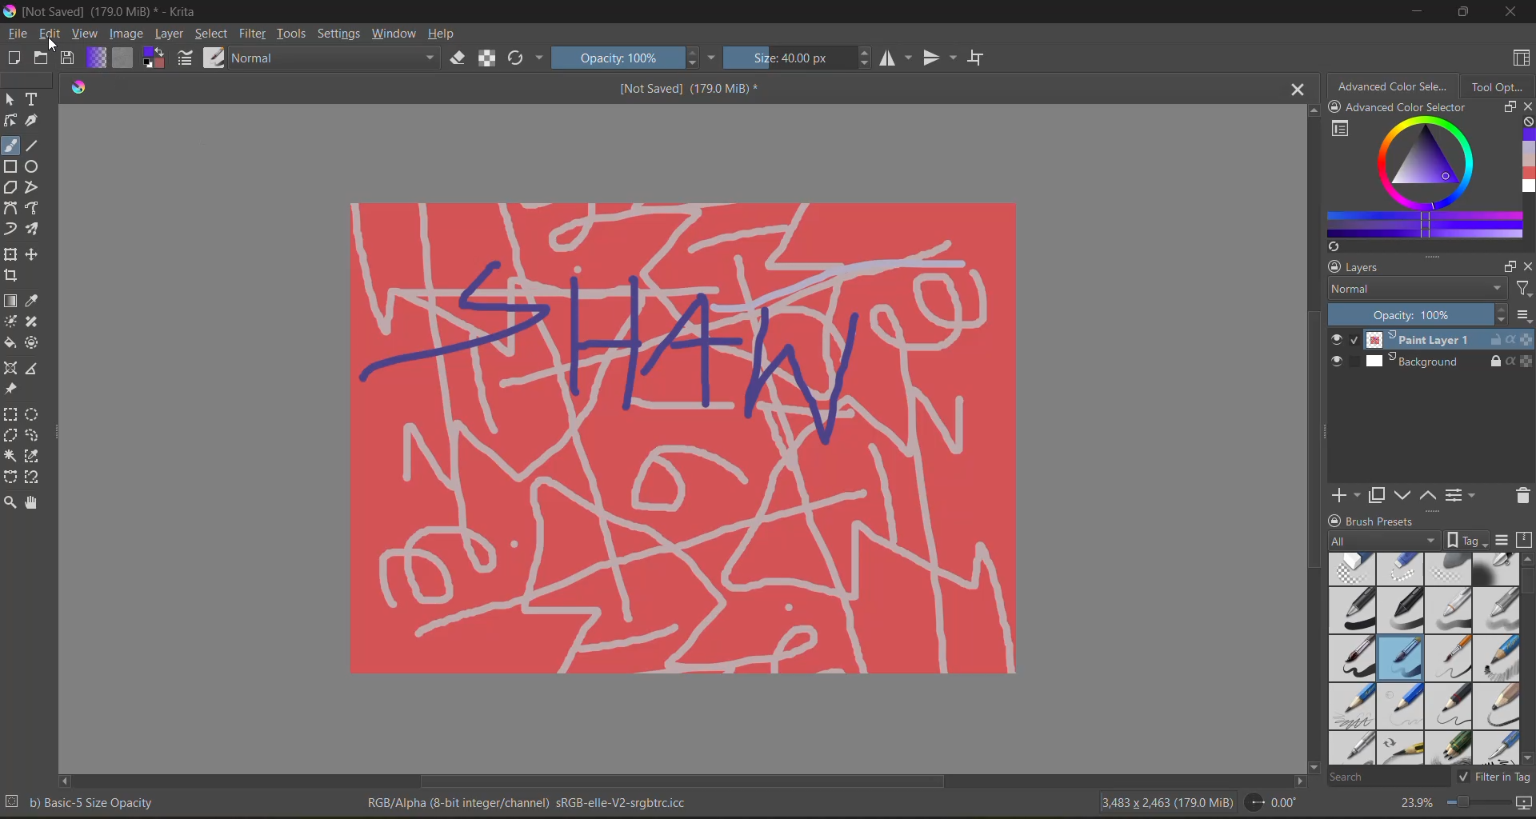  I want to click on clear all color history, so click(1526, 123).